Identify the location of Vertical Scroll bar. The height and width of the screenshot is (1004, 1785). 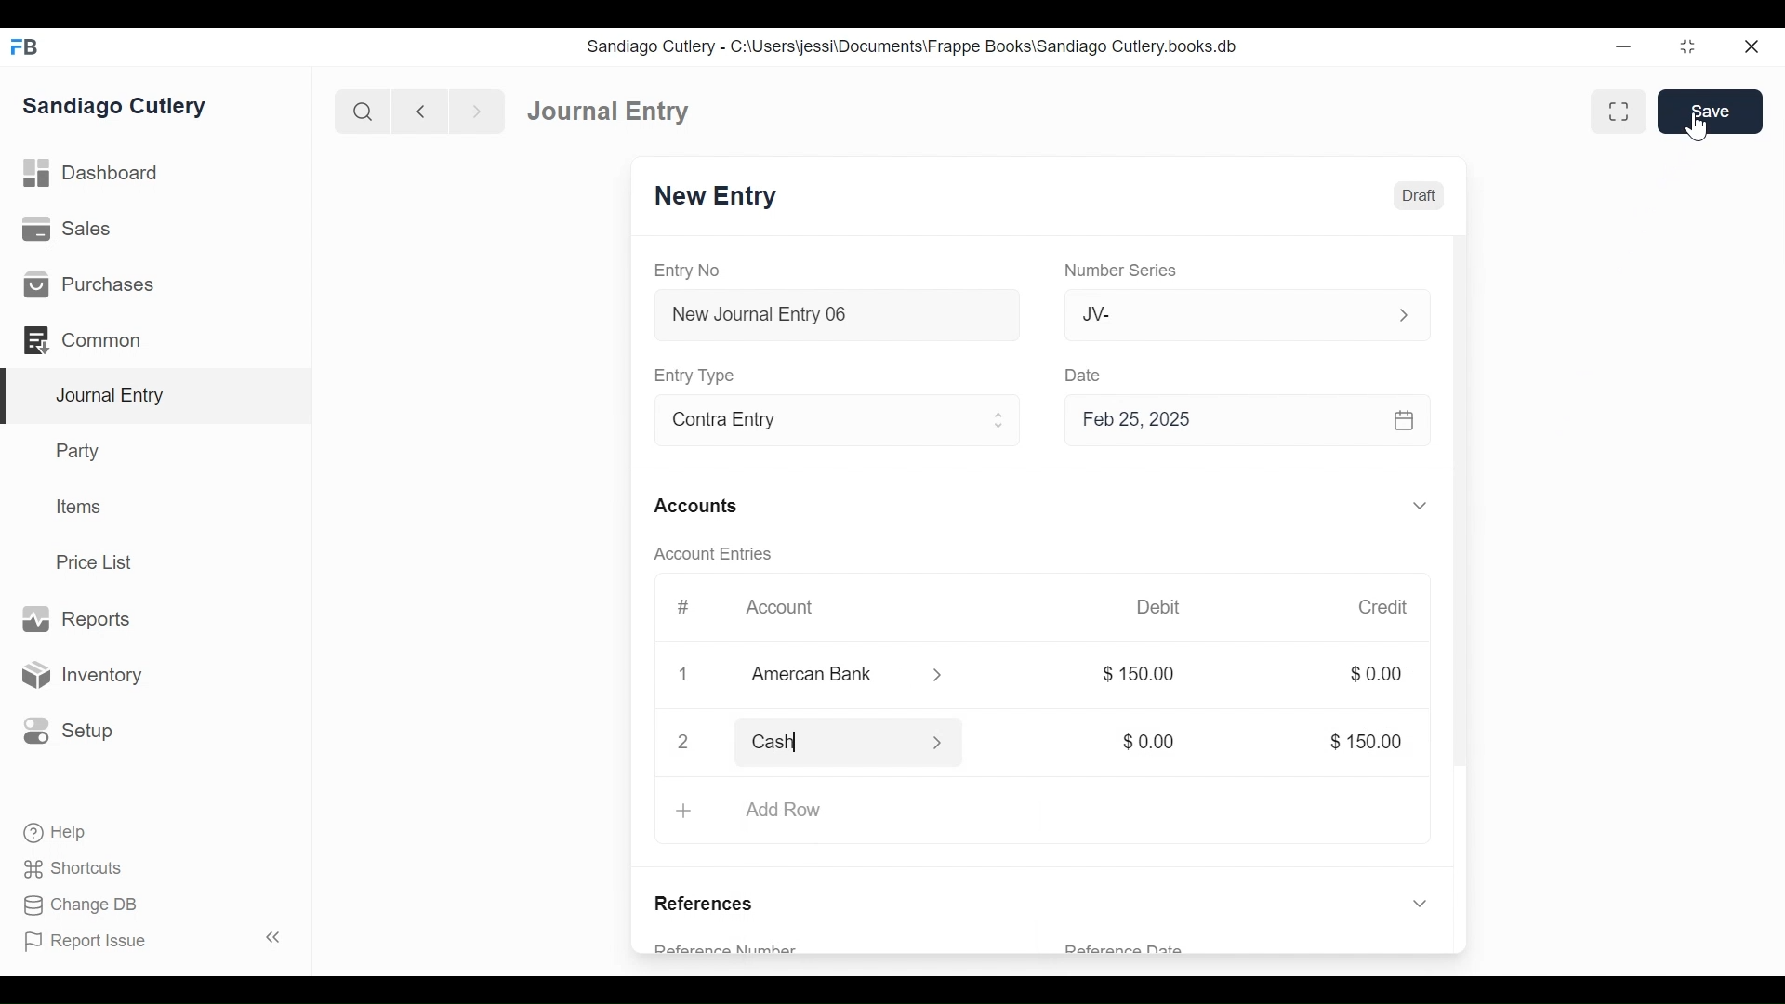
(1462, 528).